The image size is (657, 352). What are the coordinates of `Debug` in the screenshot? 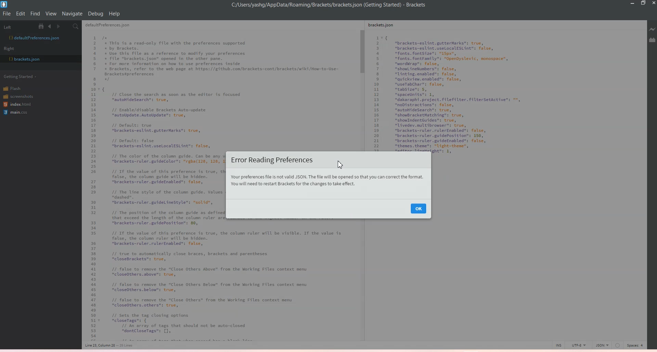 It's located at (95, 14).